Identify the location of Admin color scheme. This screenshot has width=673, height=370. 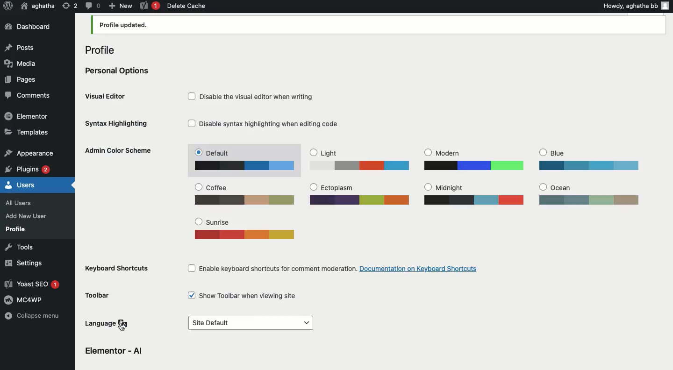
(120, 150).